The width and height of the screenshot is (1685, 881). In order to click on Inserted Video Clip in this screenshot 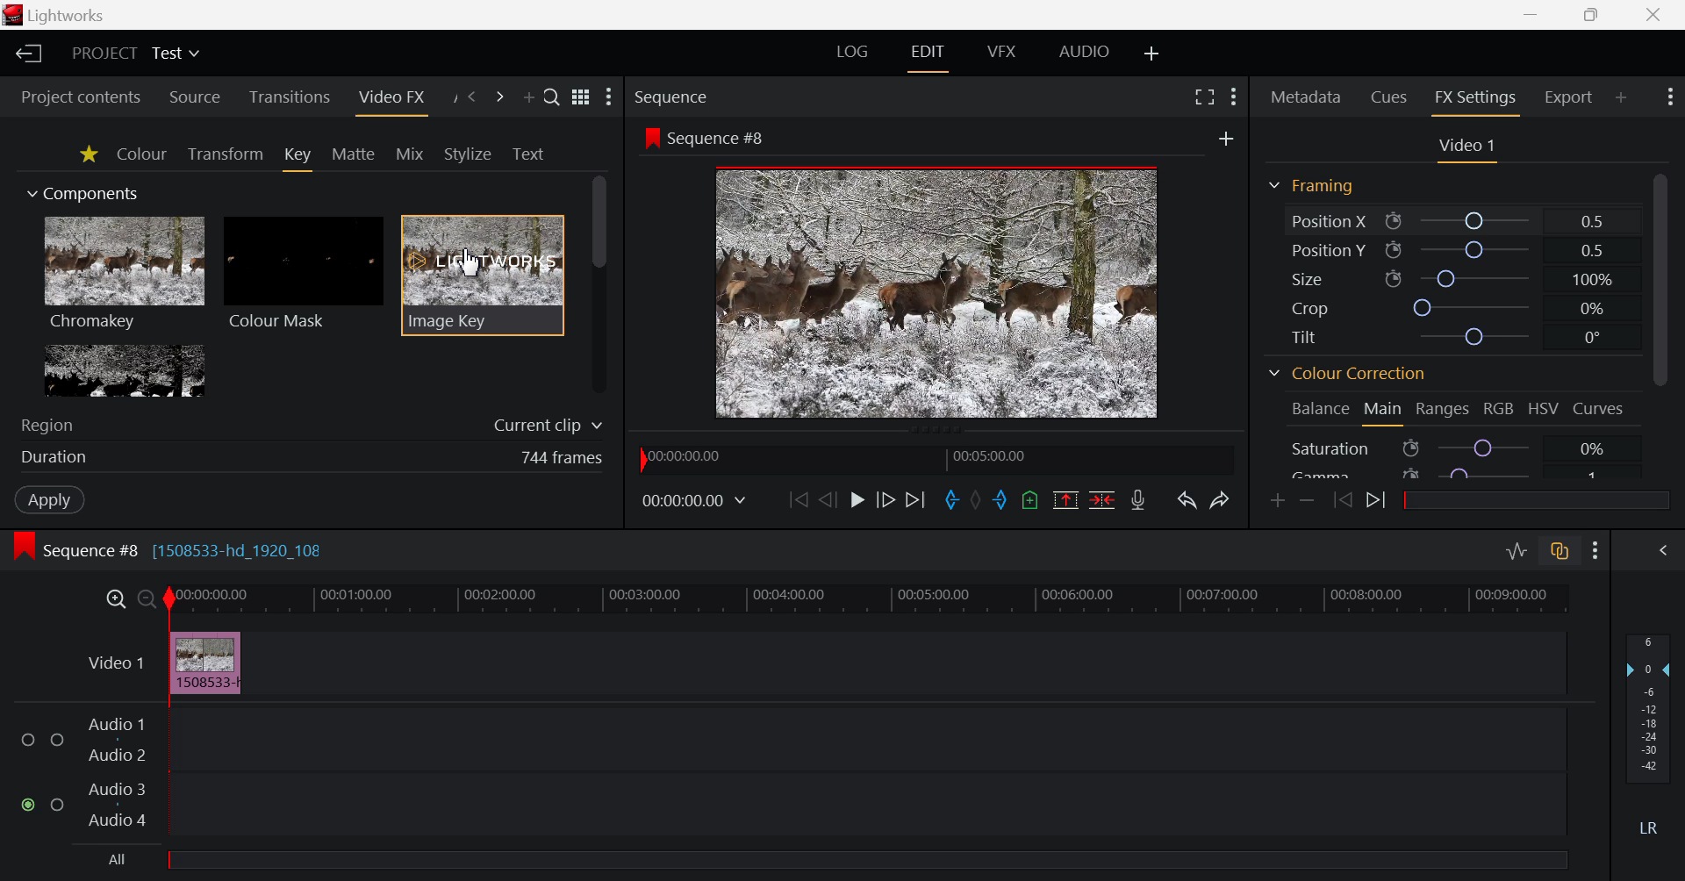, I will do `click(204, 663)`.